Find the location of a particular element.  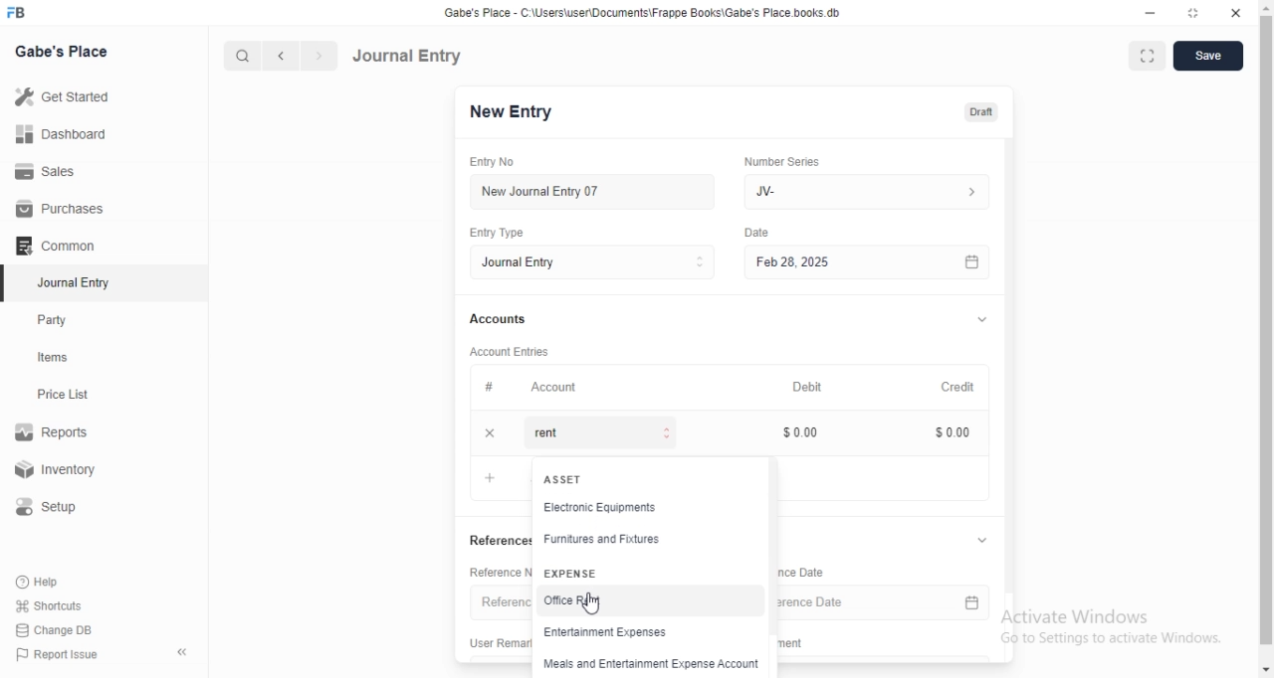

cursor is located at coordinates (593, 603).